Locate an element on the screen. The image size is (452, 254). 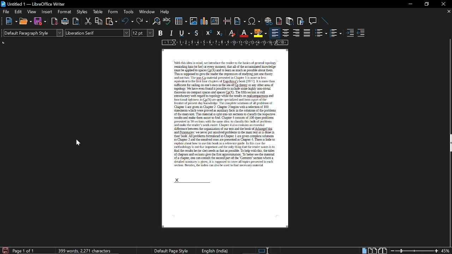
restore down is located at coordinates (427, 4).